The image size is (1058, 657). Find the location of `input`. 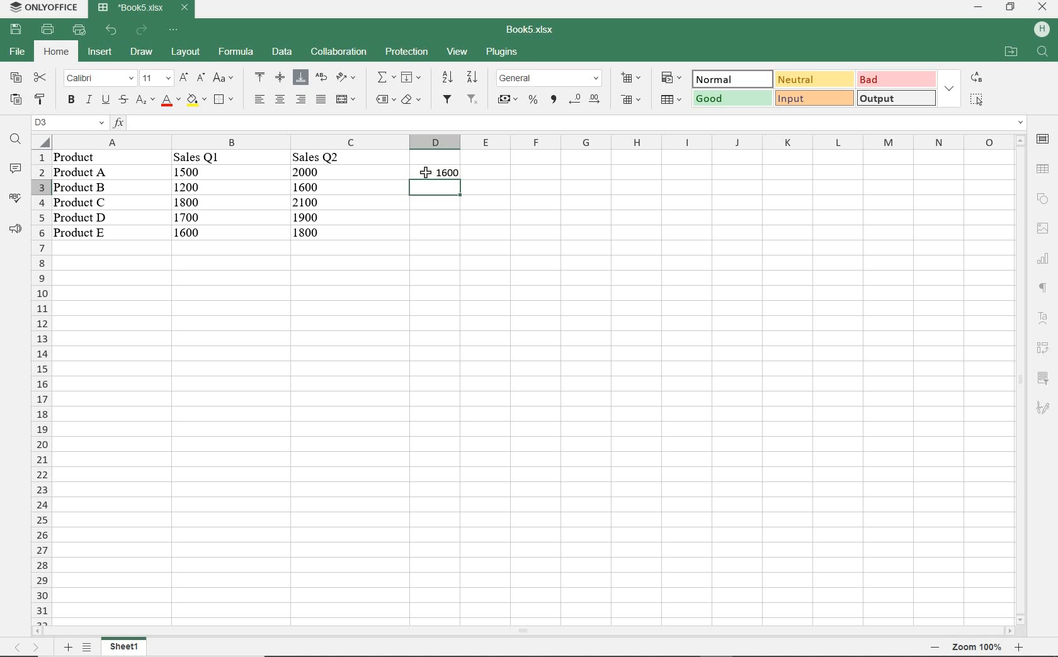

input is located at coordinates (814, 98).